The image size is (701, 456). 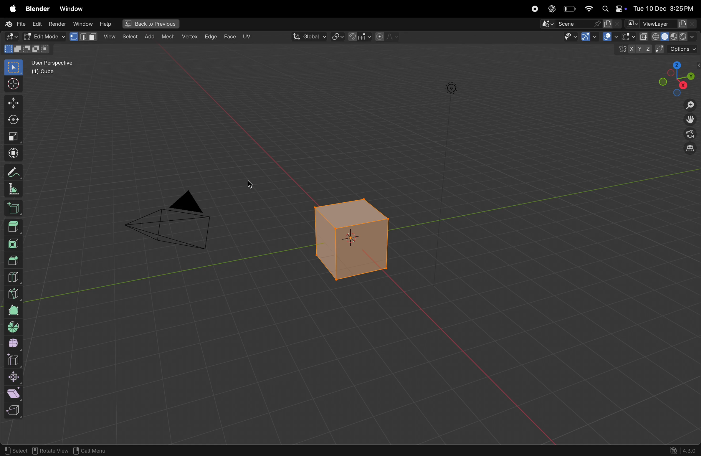 I want to click on chatgpt, so click(x=552, y=9).